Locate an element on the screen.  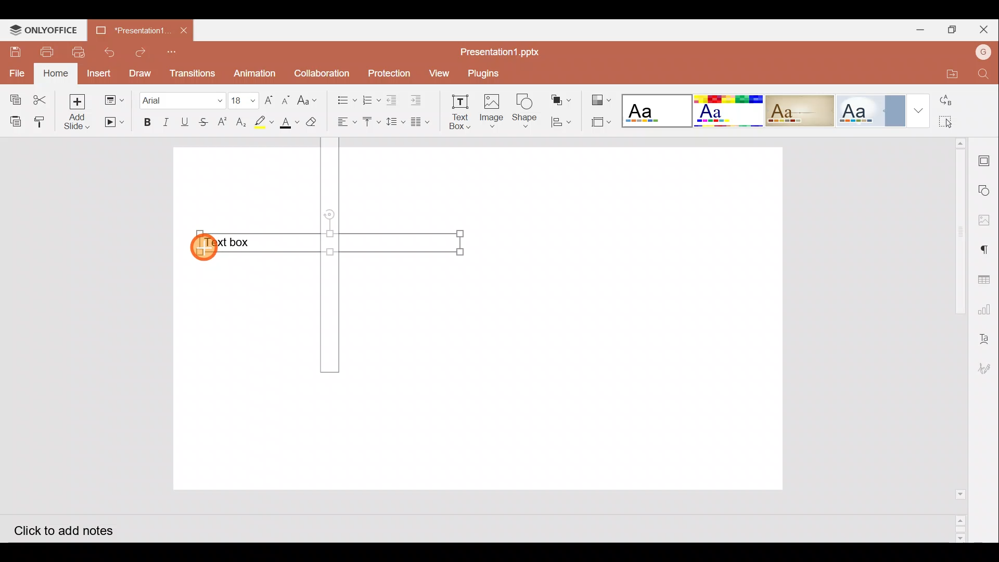
Copy is located at coordinates (13, 97).